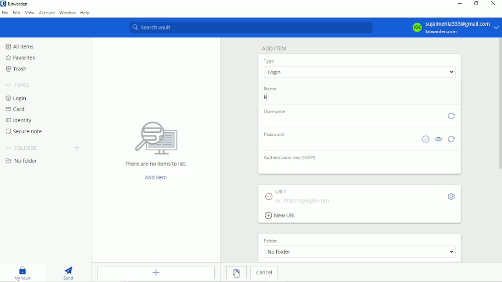 The image size is (502, 282). Describe the element at coordinates (272, 241) in the screenshot. I see `folder` at that location.